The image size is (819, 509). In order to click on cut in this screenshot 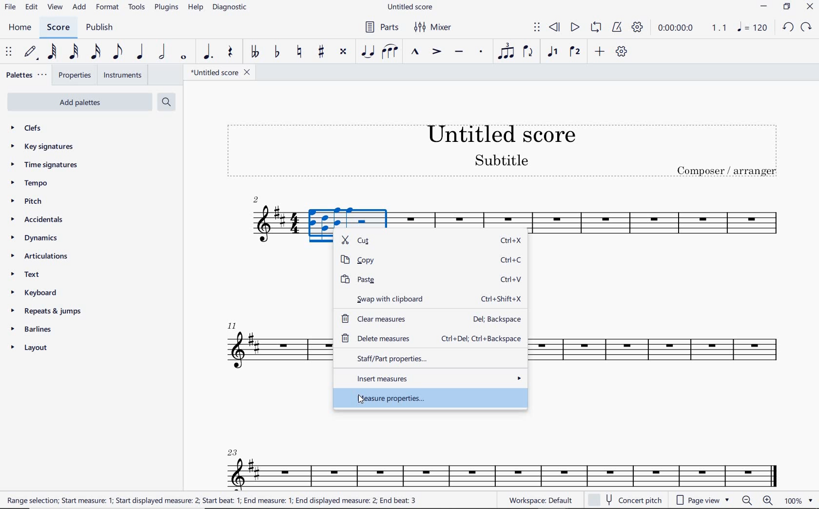, I will do `click(431, 241)`.